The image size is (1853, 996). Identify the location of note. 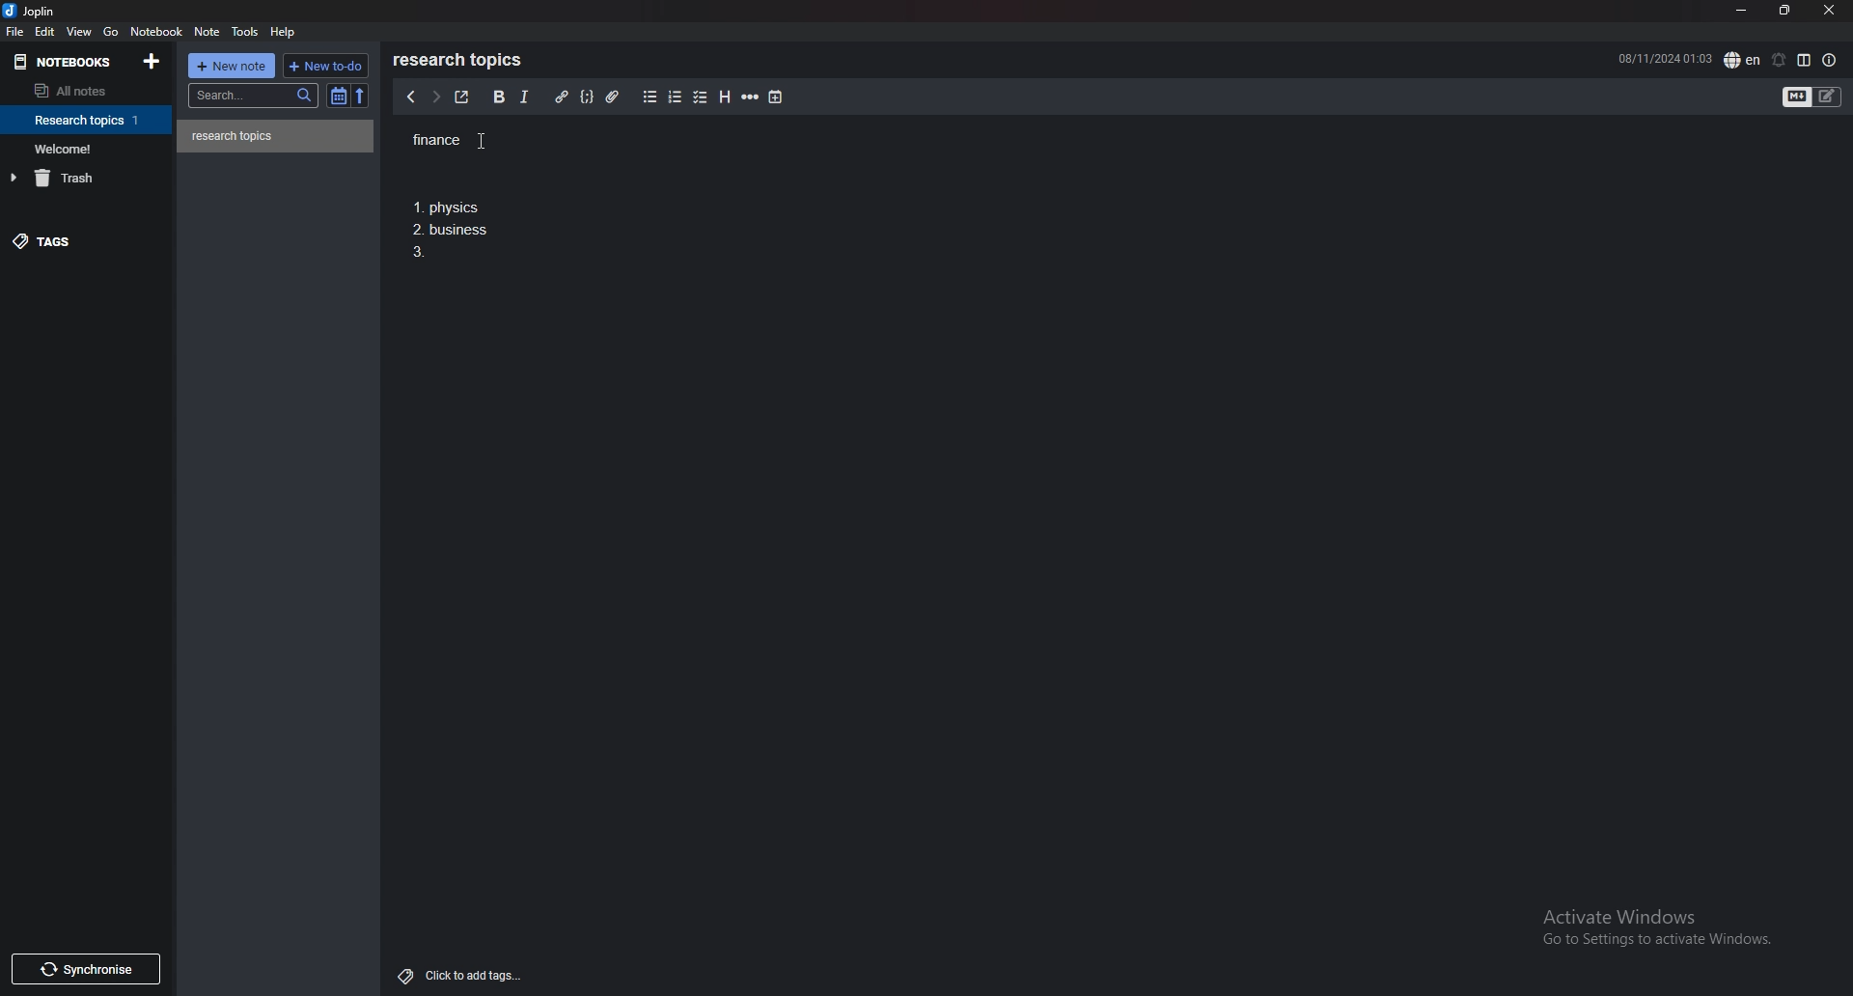
(207, 32).